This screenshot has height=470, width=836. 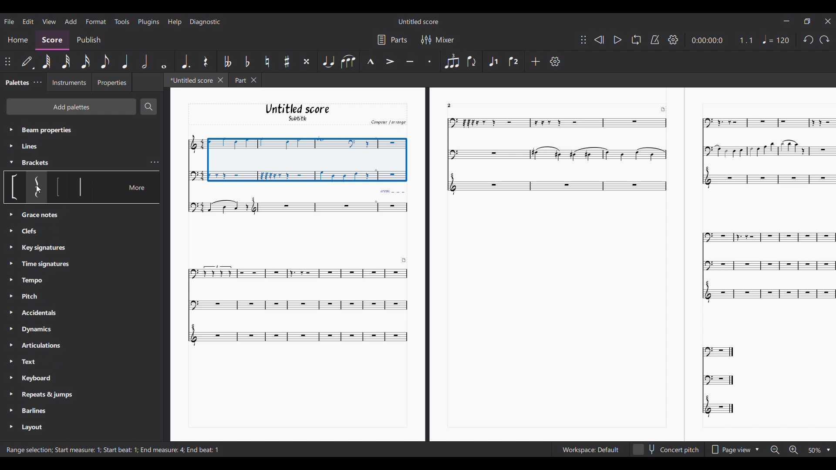 What do you see at coordinates (80, 186) in the screenshot?
I see `Option under bracket section` at bounding box center [80, 186].